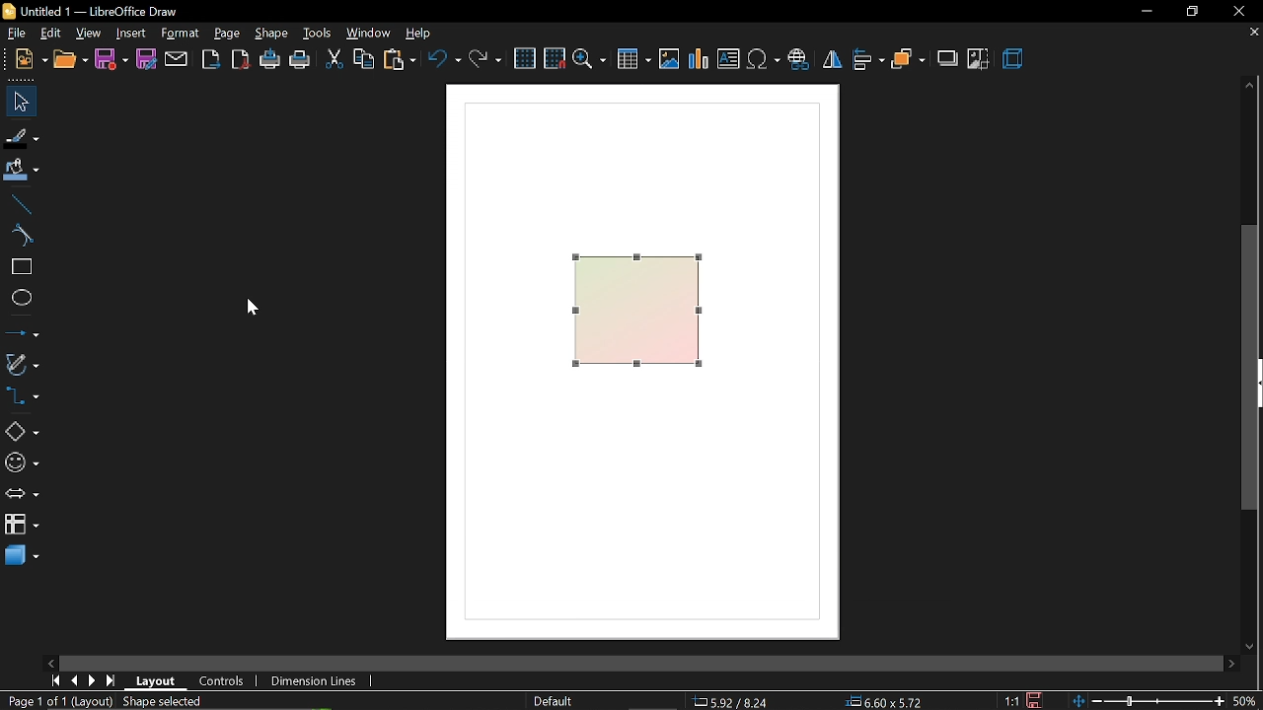 This screenshot has width=1263, height=710. Describe the element at coordinates (1243, 11) in the screenshot. I see `close` at that location.